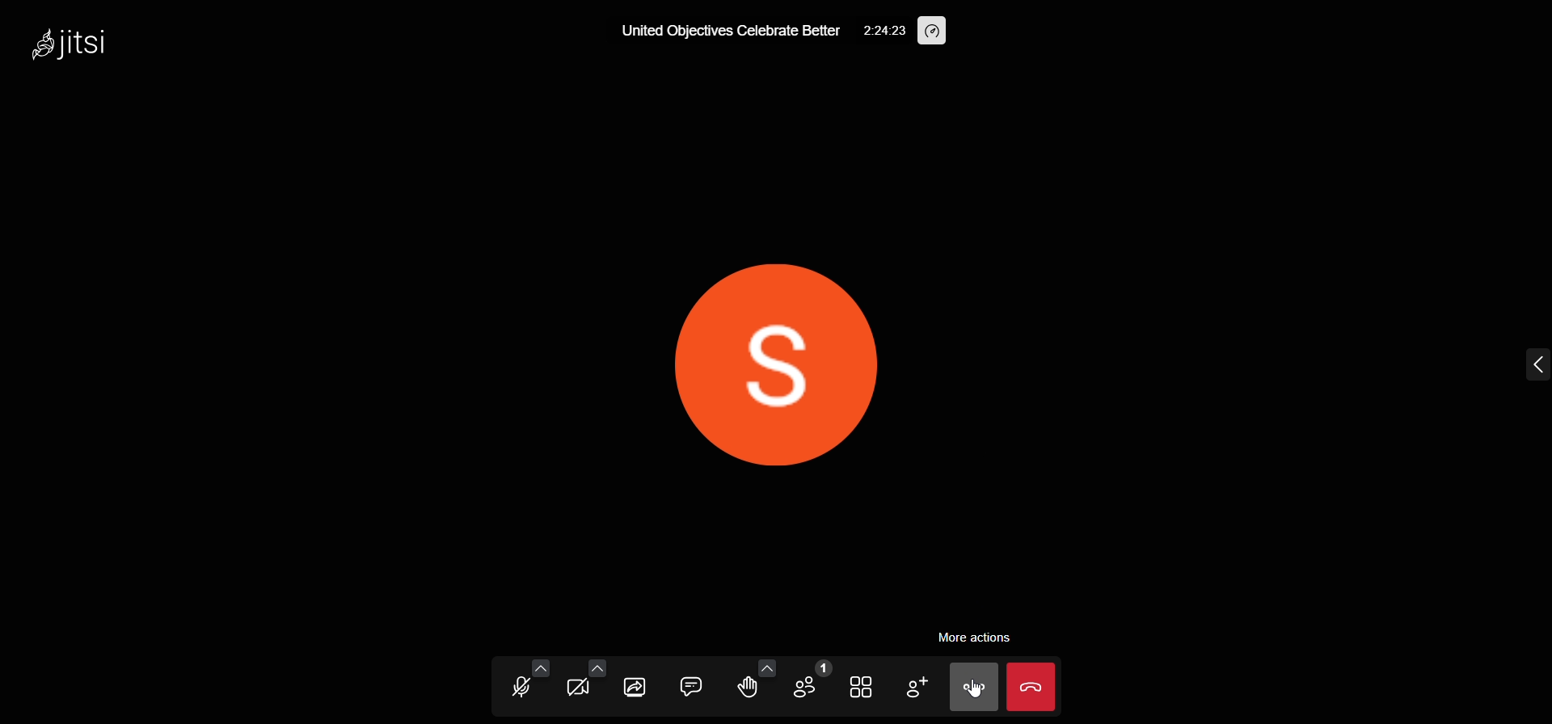  Describe the element at coordinates (539, 666) in the screenshot. I see `more audio options` at that location.